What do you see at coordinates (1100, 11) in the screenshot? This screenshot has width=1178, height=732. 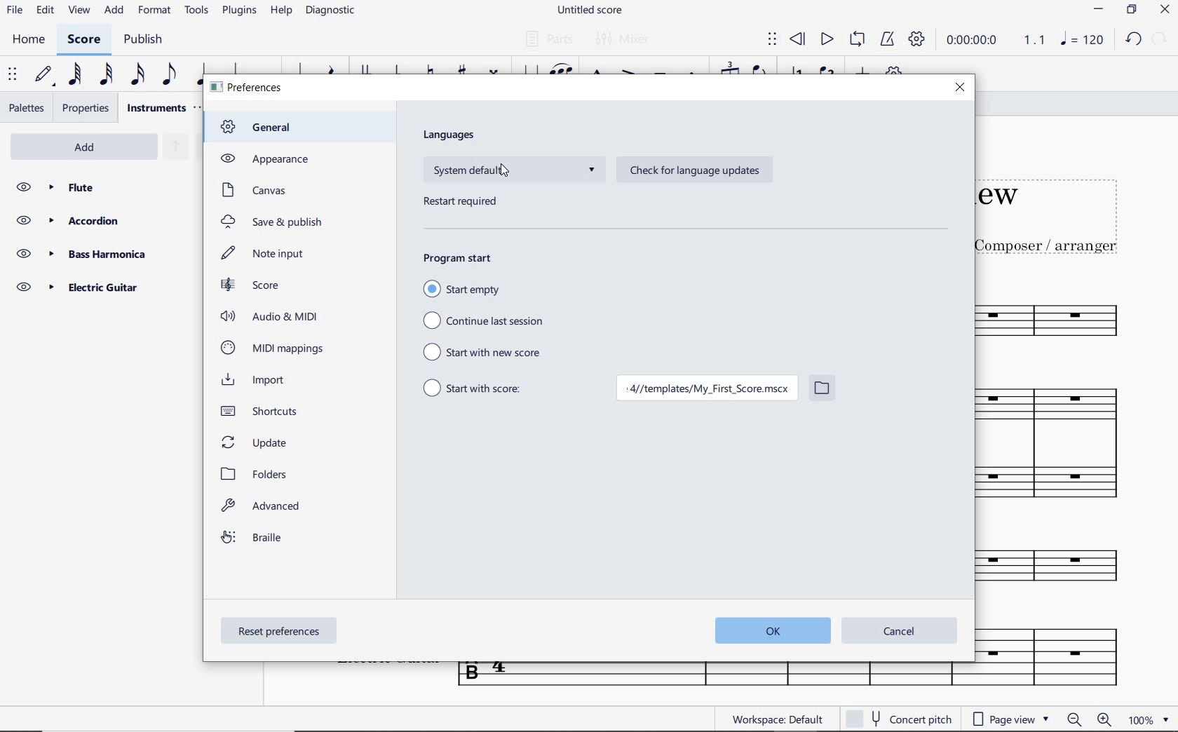 I see `MINIMIZE` at bounding box center [1100, 11].